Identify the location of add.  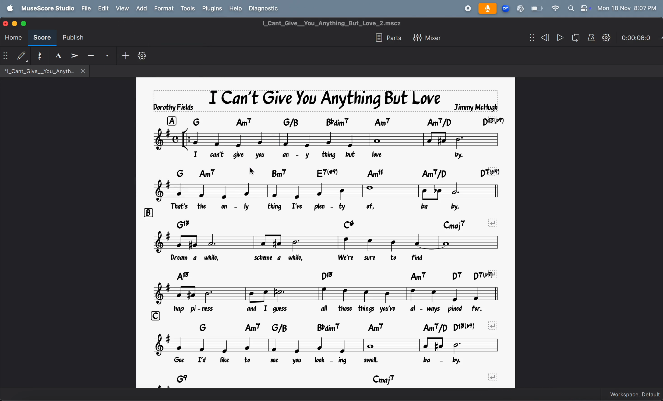
(141, 8).